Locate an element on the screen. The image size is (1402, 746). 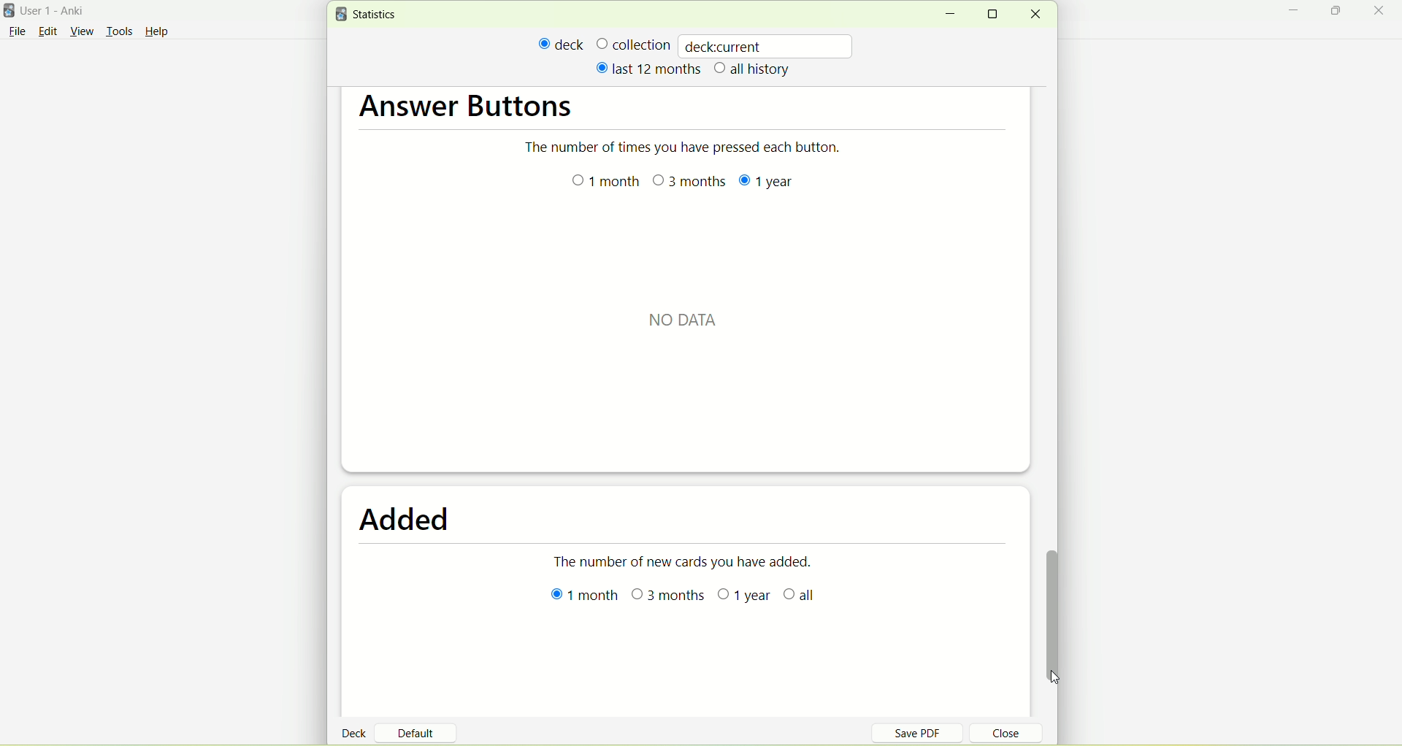
answer buttons is located at coordinates (471, 110).